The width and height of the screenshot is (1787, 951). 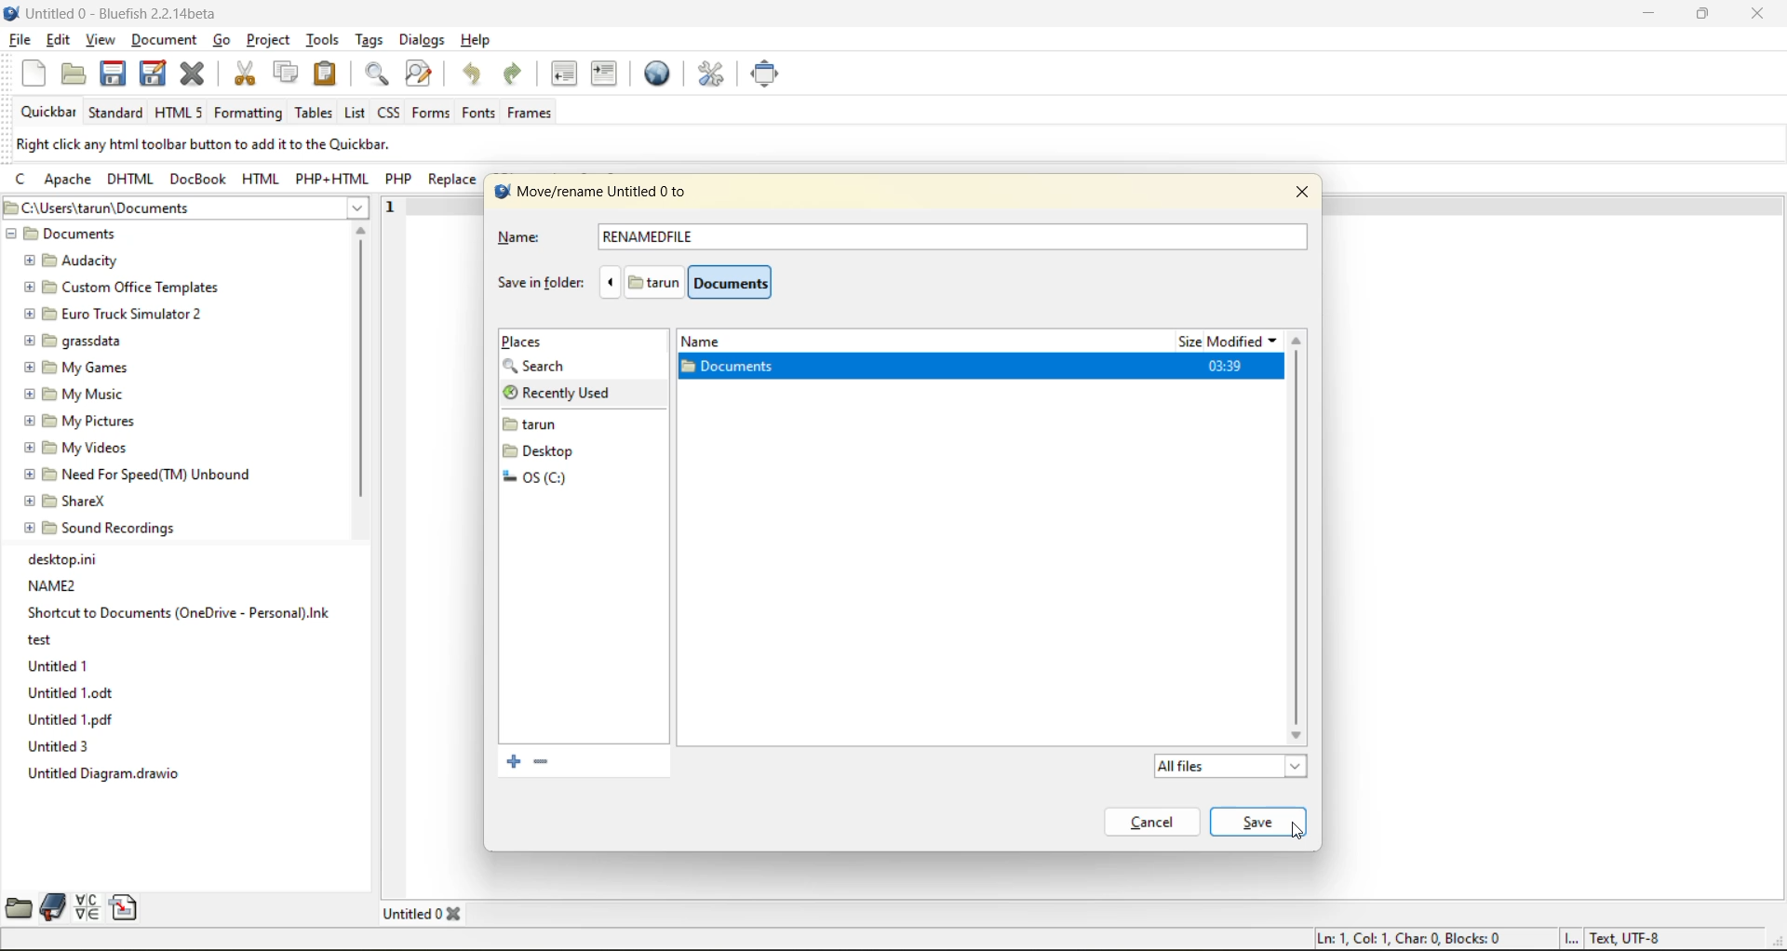 What do you see at coordinates (657, 74) in the screenshot?
I see `preview in browser` at bounding box center [657, 74].